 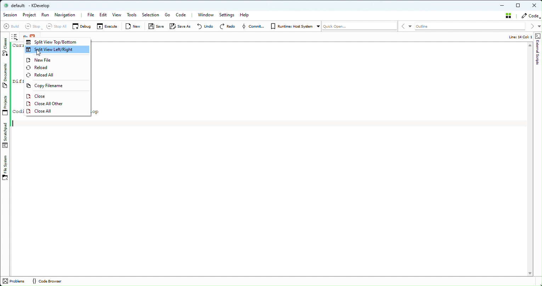 What do you see at coordinates (103, 15) in the screenshot?
I see `Edit` at bounding box center [103, 15].